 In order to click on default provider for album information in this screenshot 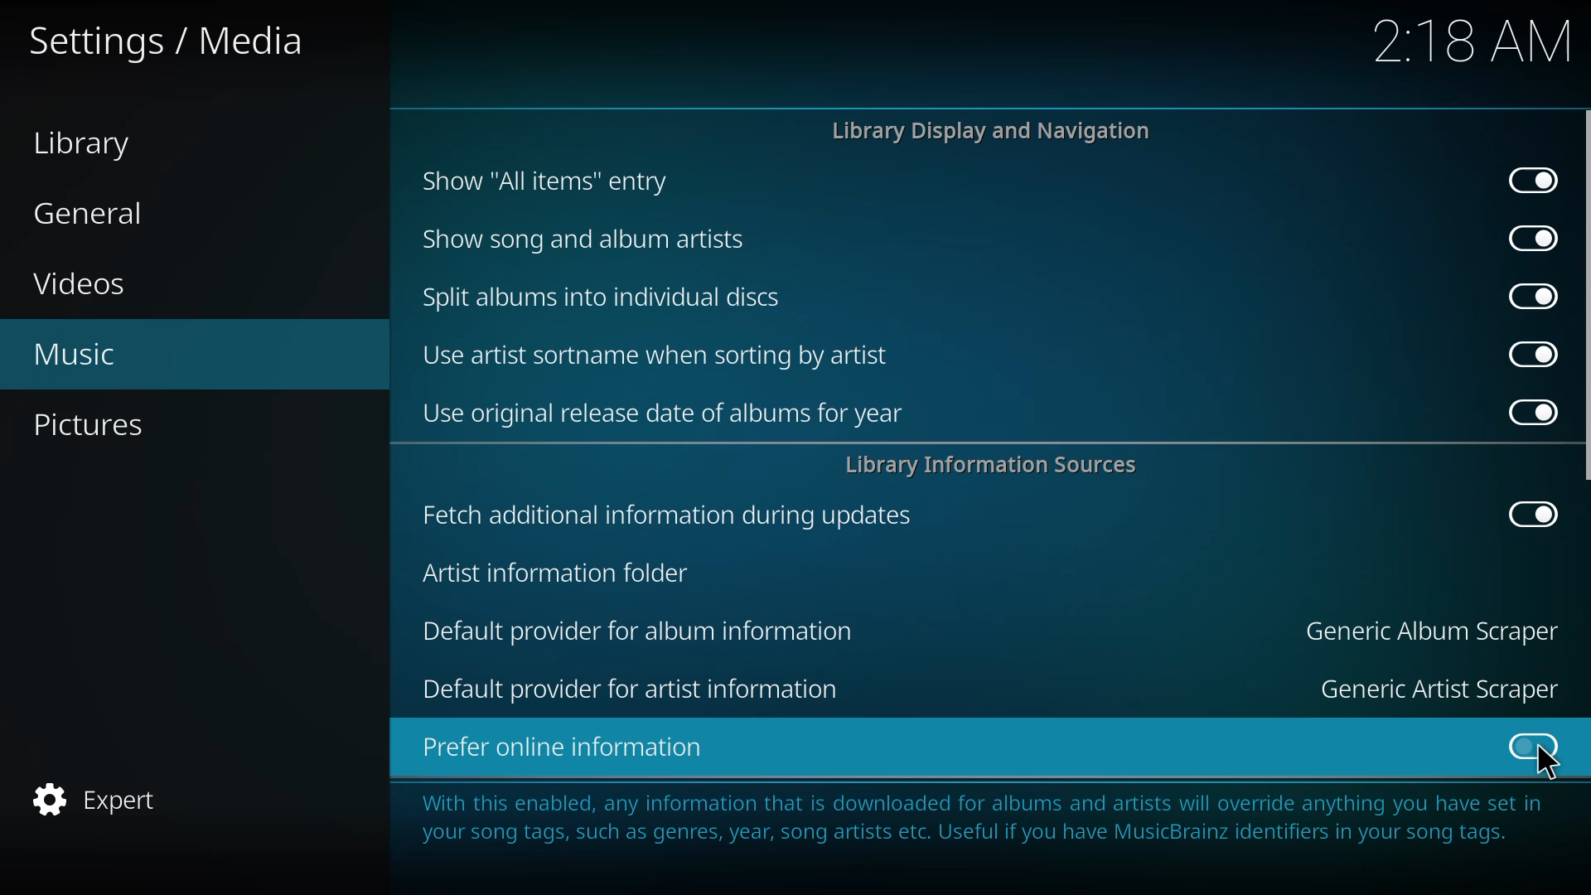, I will do `click(636, 629)`.